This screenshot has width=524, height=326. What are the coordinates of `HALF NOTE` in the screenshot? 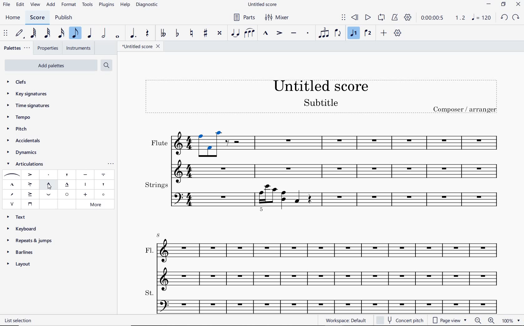 It's located at (104, 34).